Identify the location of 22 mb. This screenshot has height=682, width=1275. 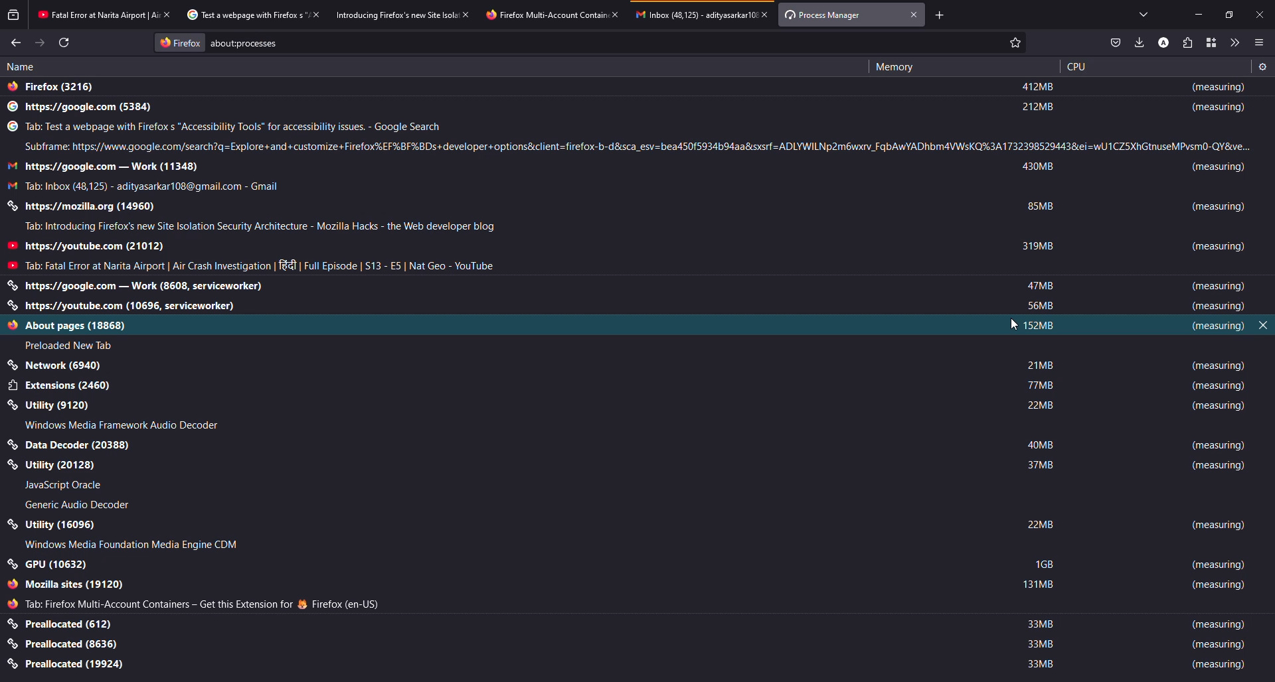
(1041, 405).